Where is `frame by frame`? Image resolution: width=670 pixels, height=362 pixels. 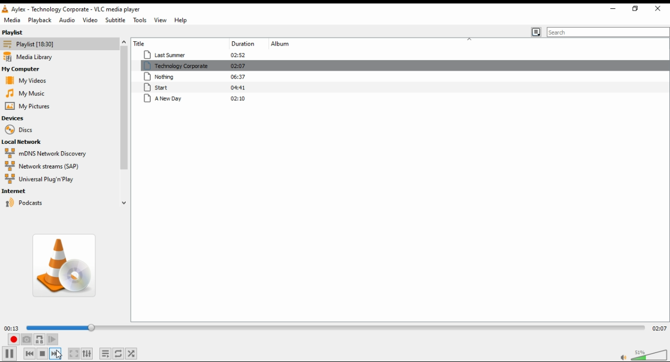 frame by frame is located at coordinates (54, 339).